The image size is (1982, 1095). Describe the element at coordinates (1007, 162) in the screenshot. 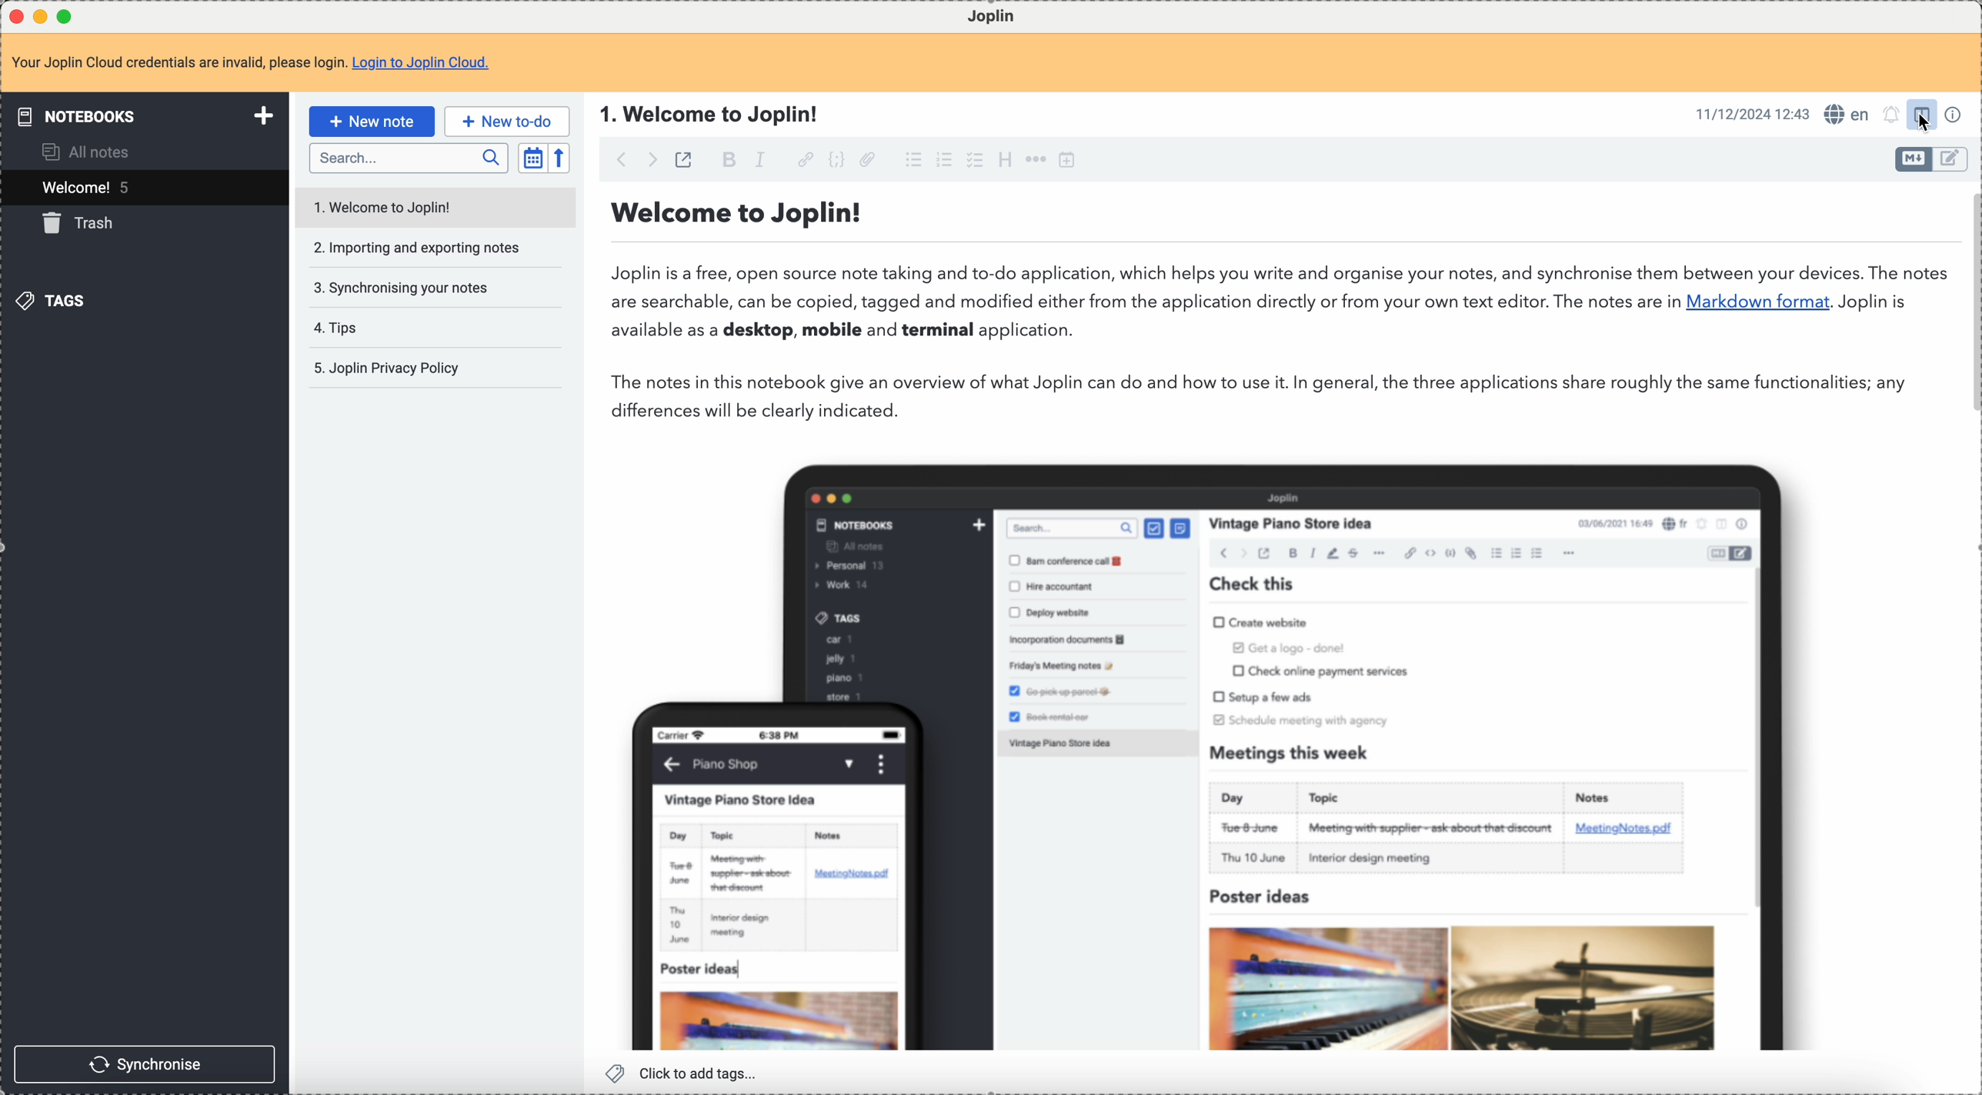

I see `heading` at that location.